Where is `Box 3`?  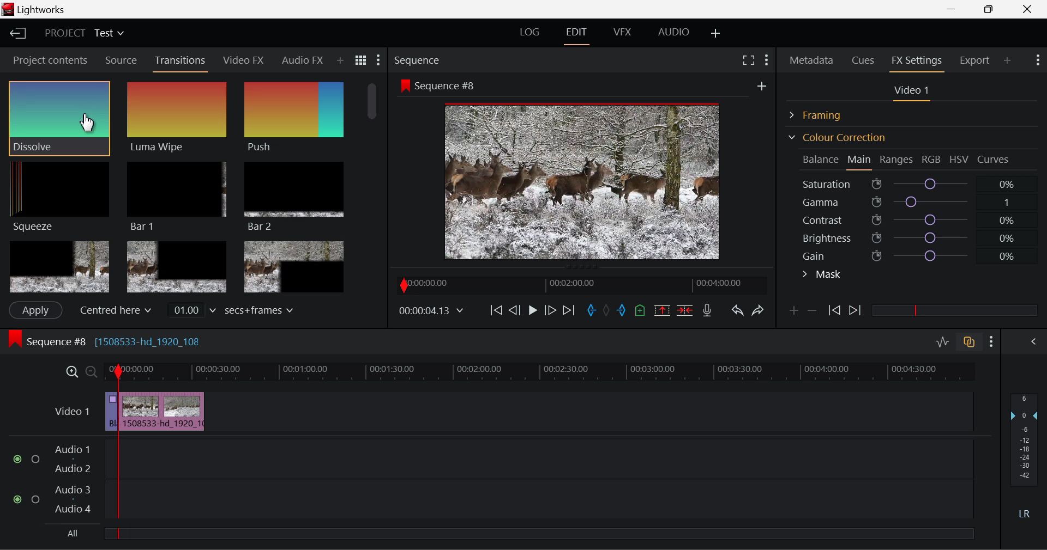
Box 3 is located at coordinates (292, 267).